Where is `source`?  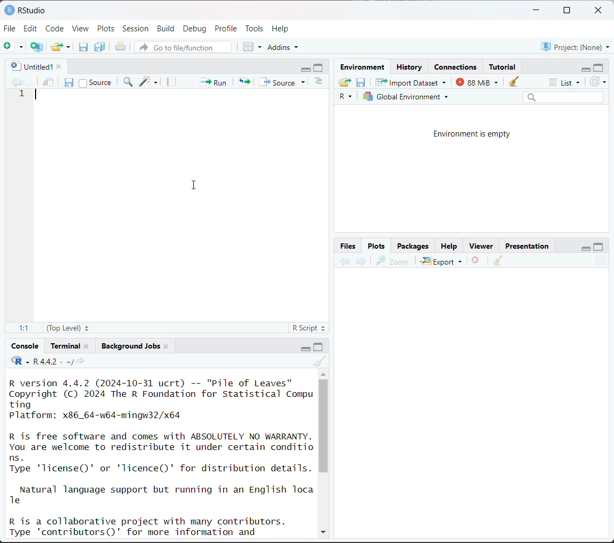 source is located at coordinates (284, 82).